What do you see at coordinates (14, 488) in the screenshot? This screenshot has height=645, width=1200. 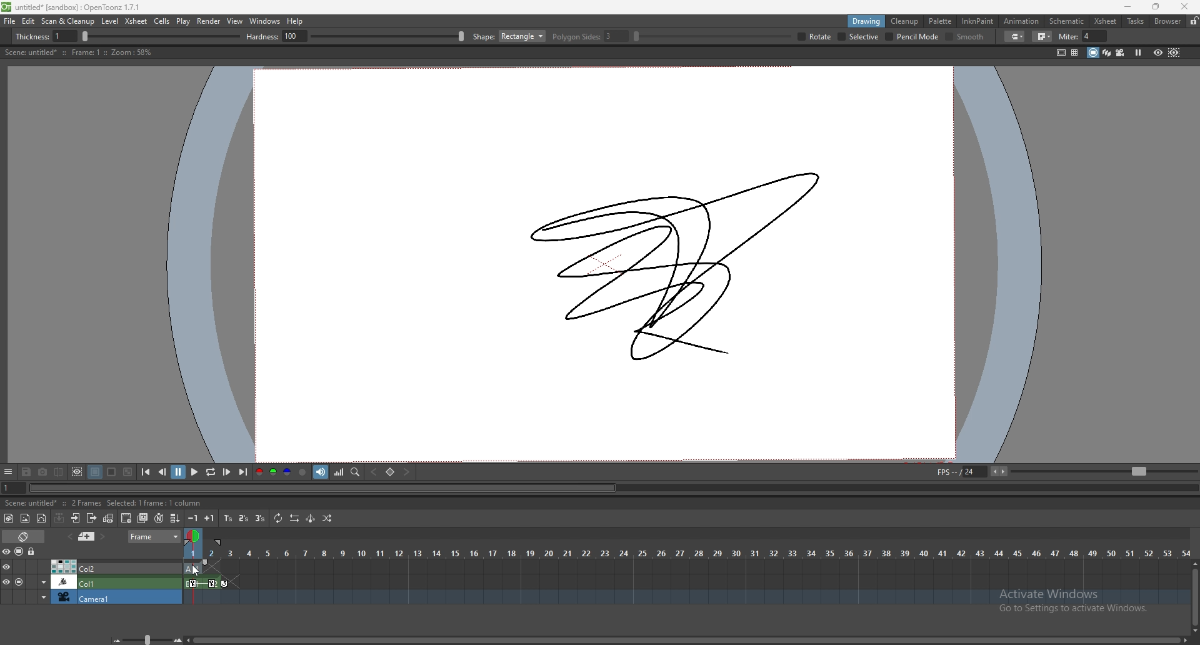 I see `goto frame` at bounding box center [14, 488].